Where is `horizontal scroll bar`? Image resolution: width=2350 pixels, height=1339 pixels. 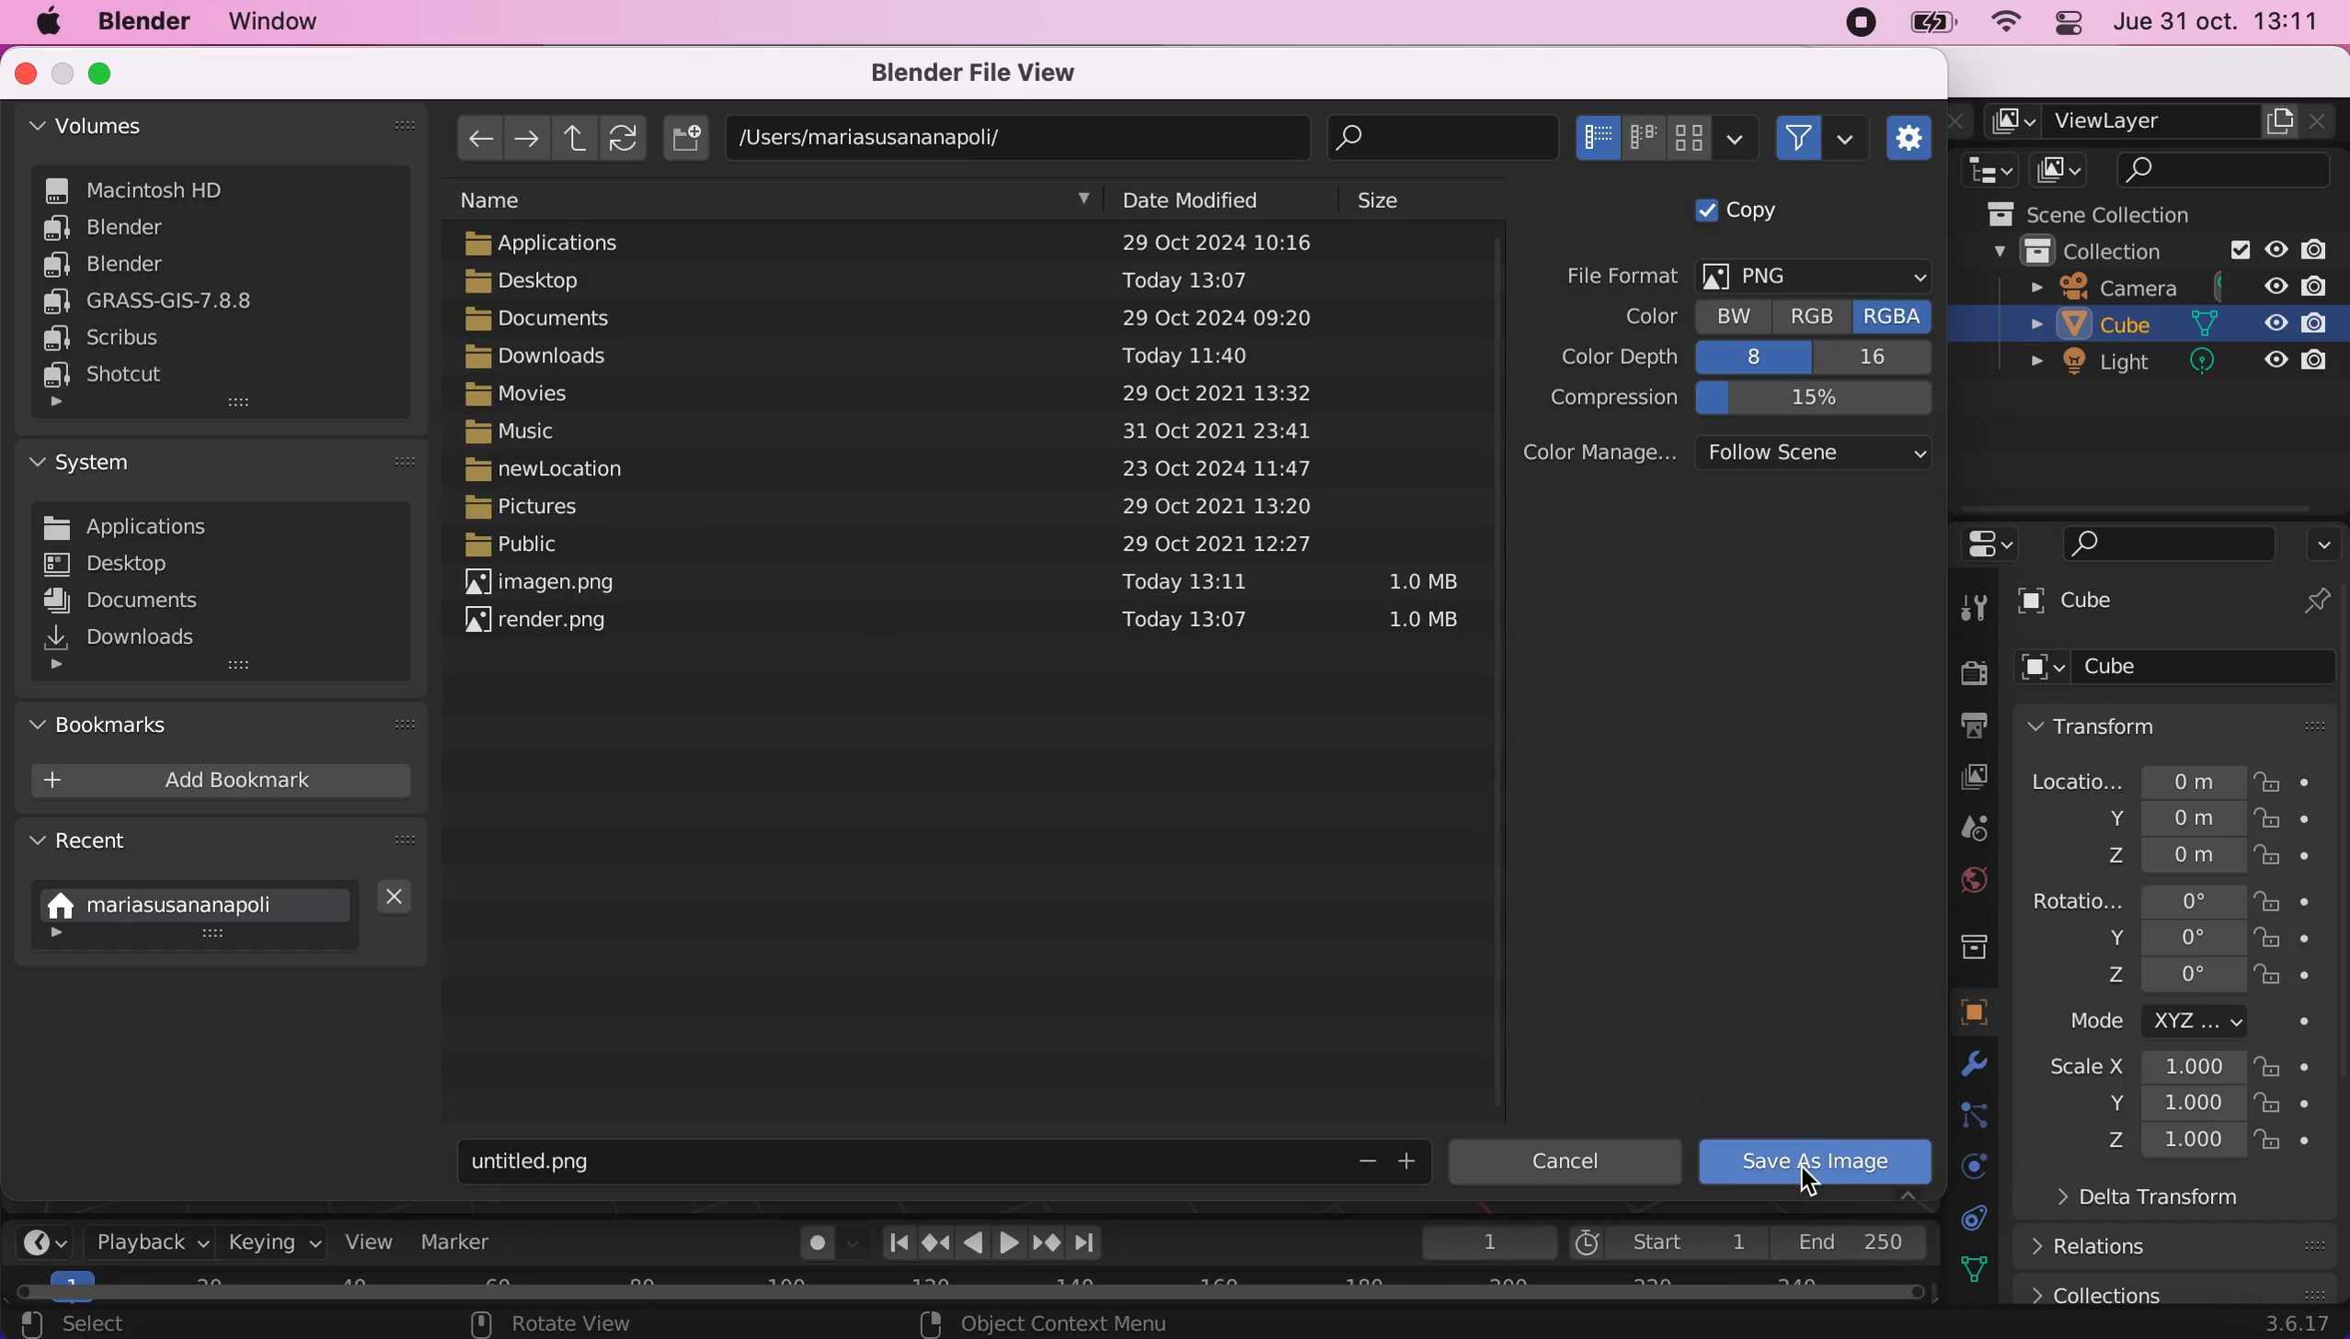 horizontal scroll bar is located at coordinates (980, 1287).